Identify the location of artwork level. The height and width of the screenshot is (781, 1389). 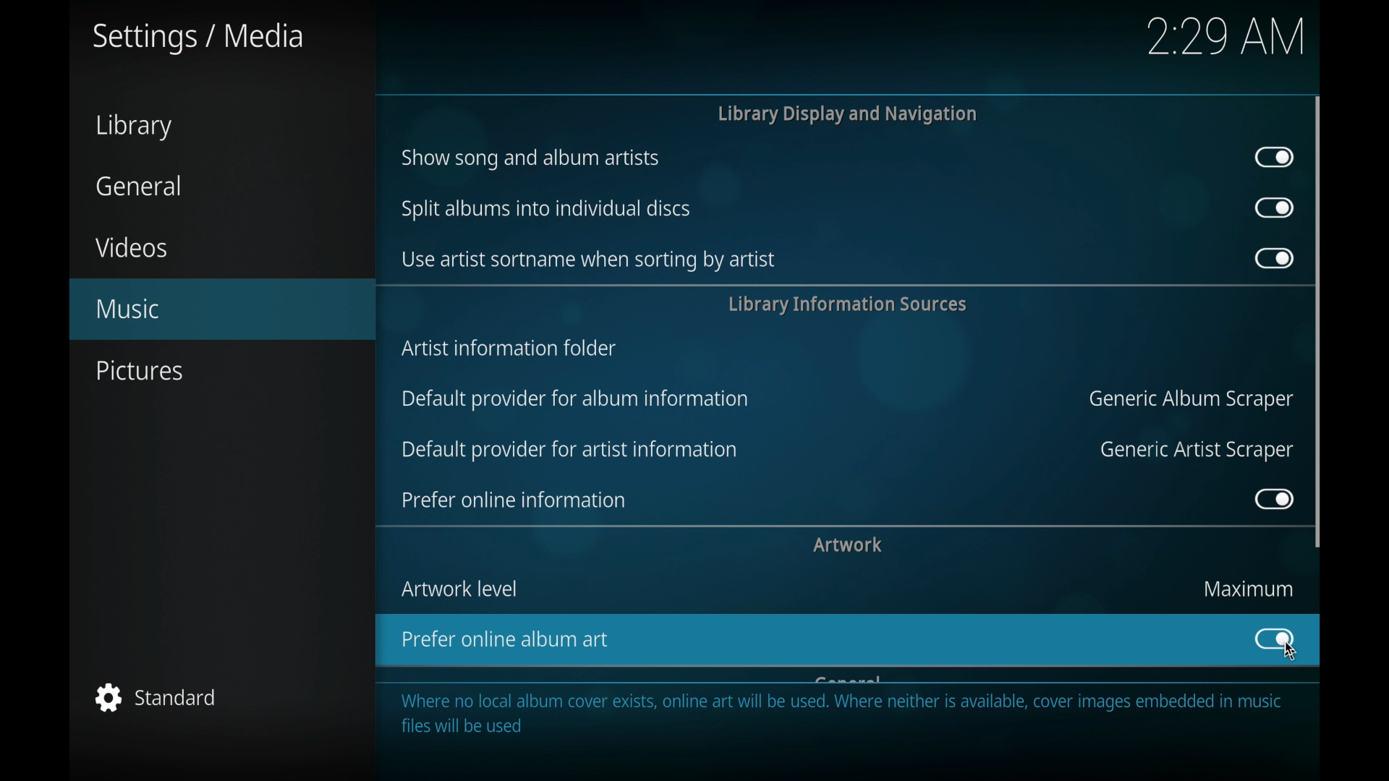
(459, 589).